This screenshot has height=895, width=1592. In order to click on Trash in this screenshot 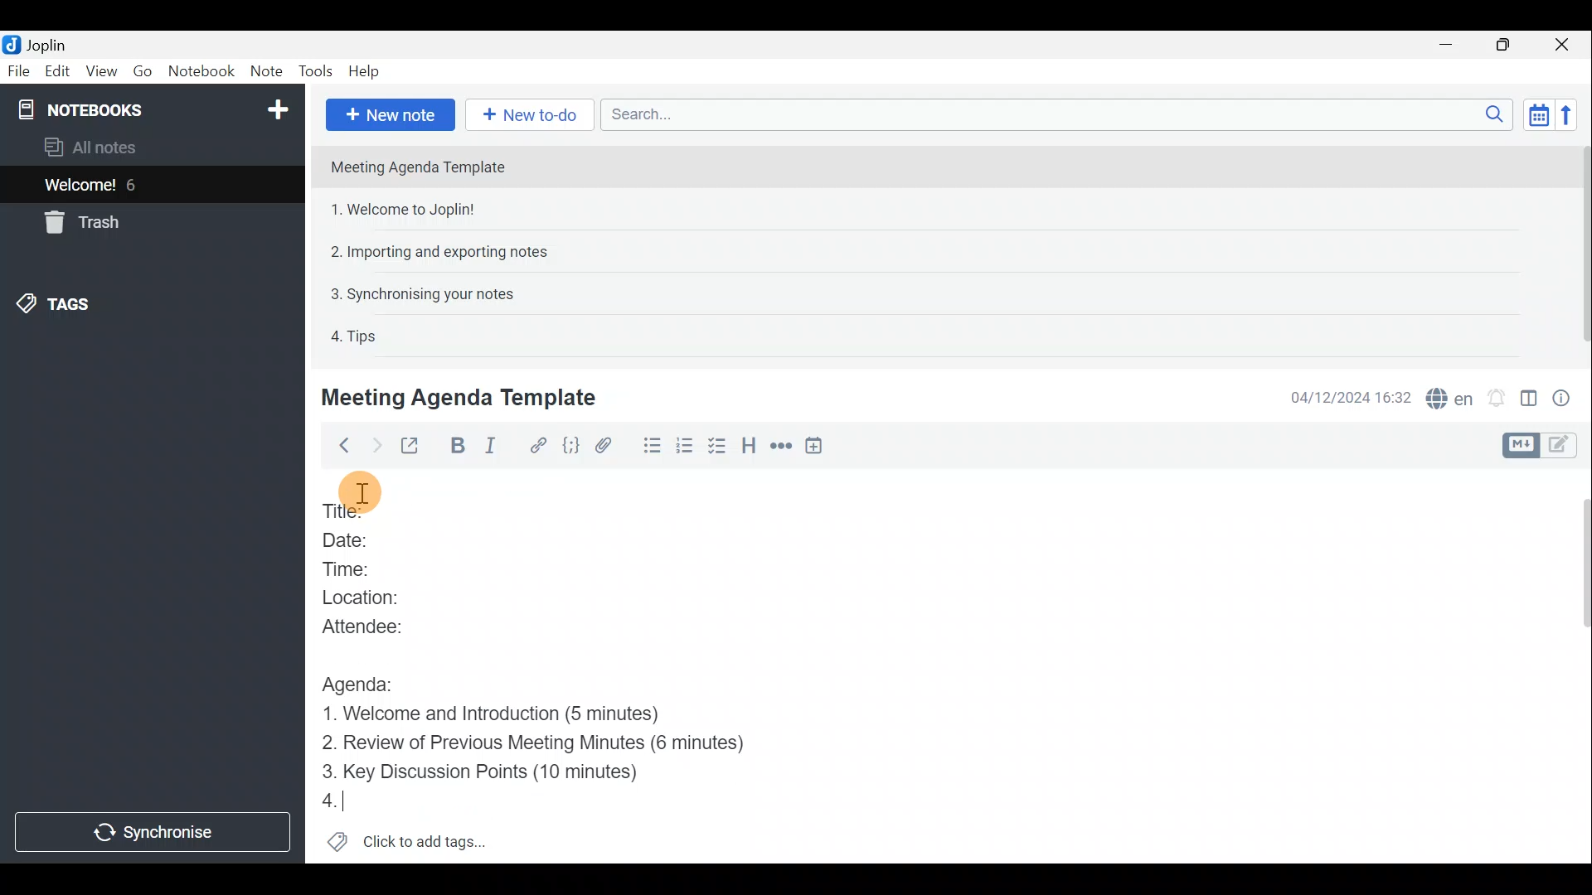, I will do `click(79, 222)`.